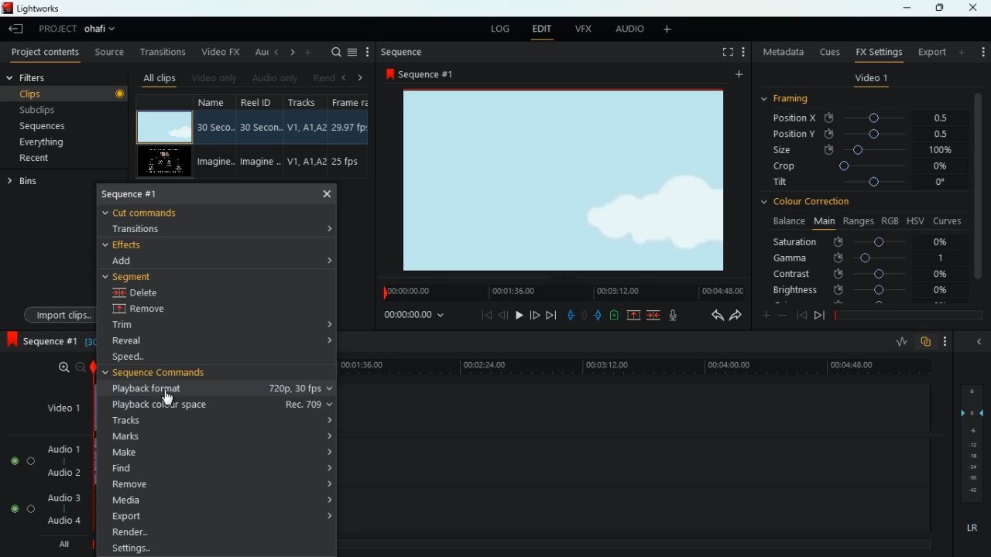 Image resolution: width=991 pixels, height=557 pixels. I want to click on audio 2, so click(60, 472).